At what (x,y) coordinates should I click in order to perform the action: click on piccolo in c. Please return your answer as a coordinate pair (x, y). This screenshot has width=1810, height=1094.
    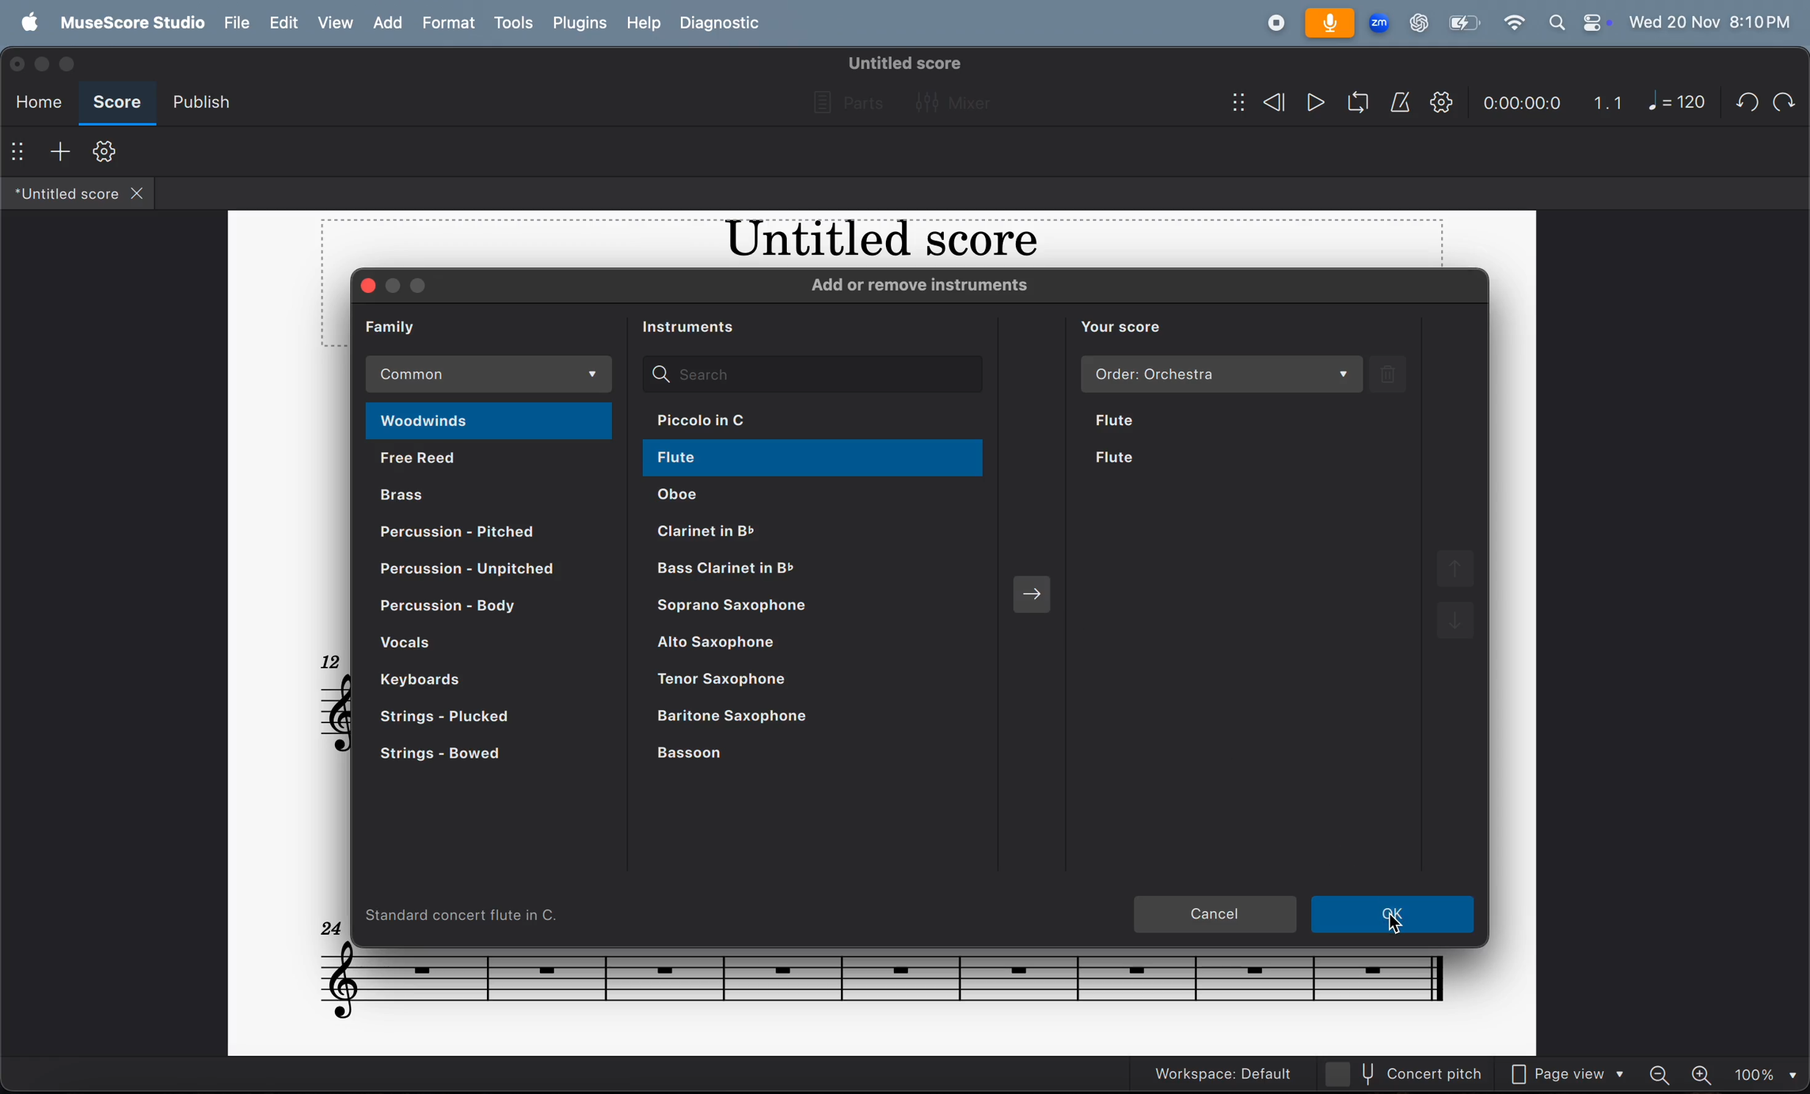
    Looking at the image, I should click on (808, 421).